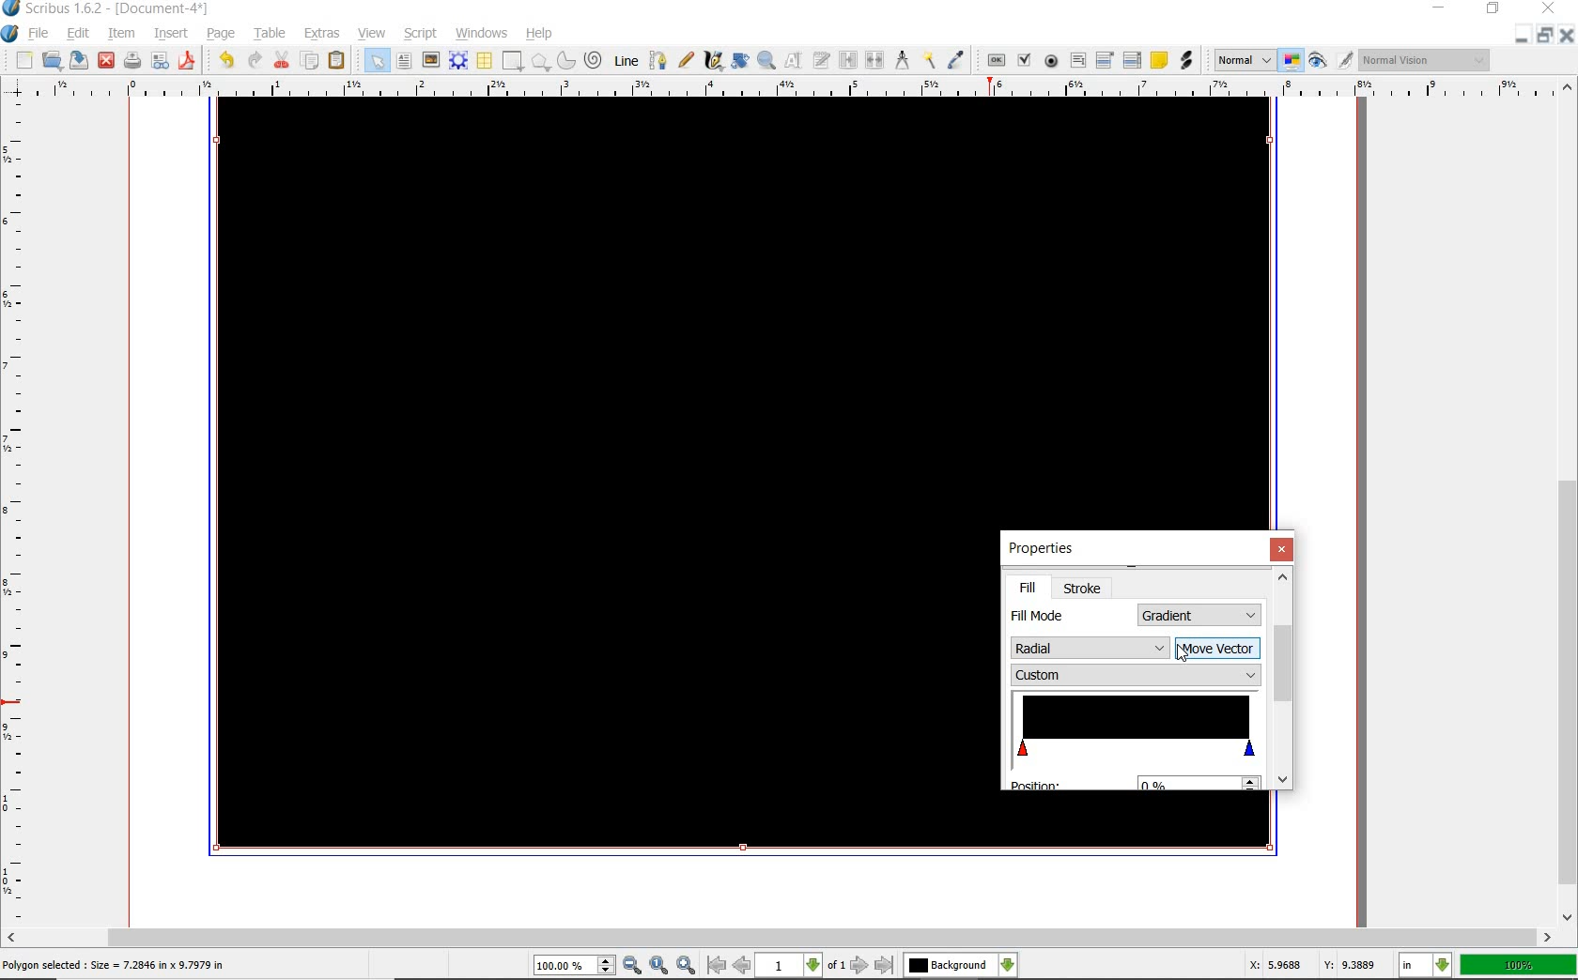  I want to click on of 1, so click(838, 966).